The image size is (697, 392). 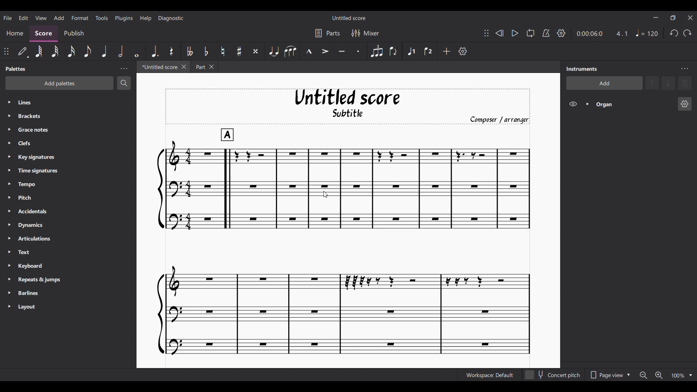 What do you see at coordinates (158, 67) in the screenshot?
I see `Current tab` at bounding box center [158, 67].